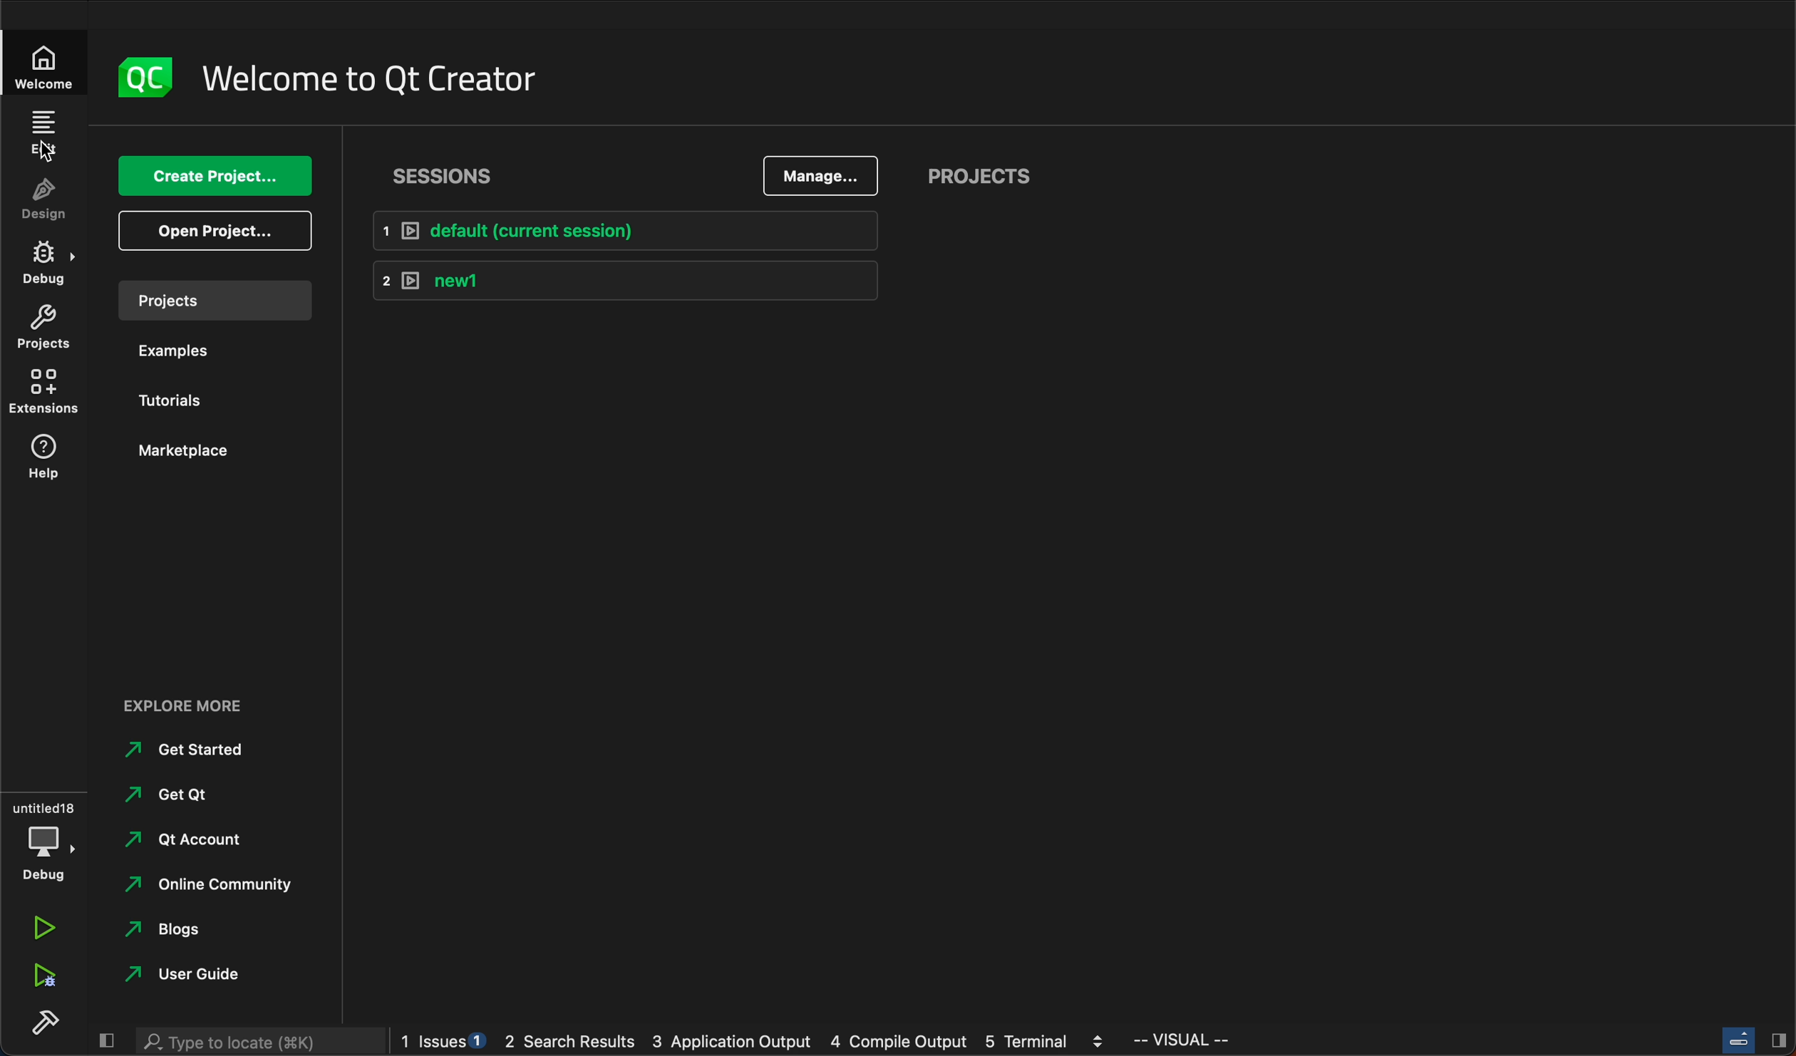 This screenshot has height=1056, width=1796. Describe the element at coordinates (140, 73) in the screenshot. I see `logo` at that location.